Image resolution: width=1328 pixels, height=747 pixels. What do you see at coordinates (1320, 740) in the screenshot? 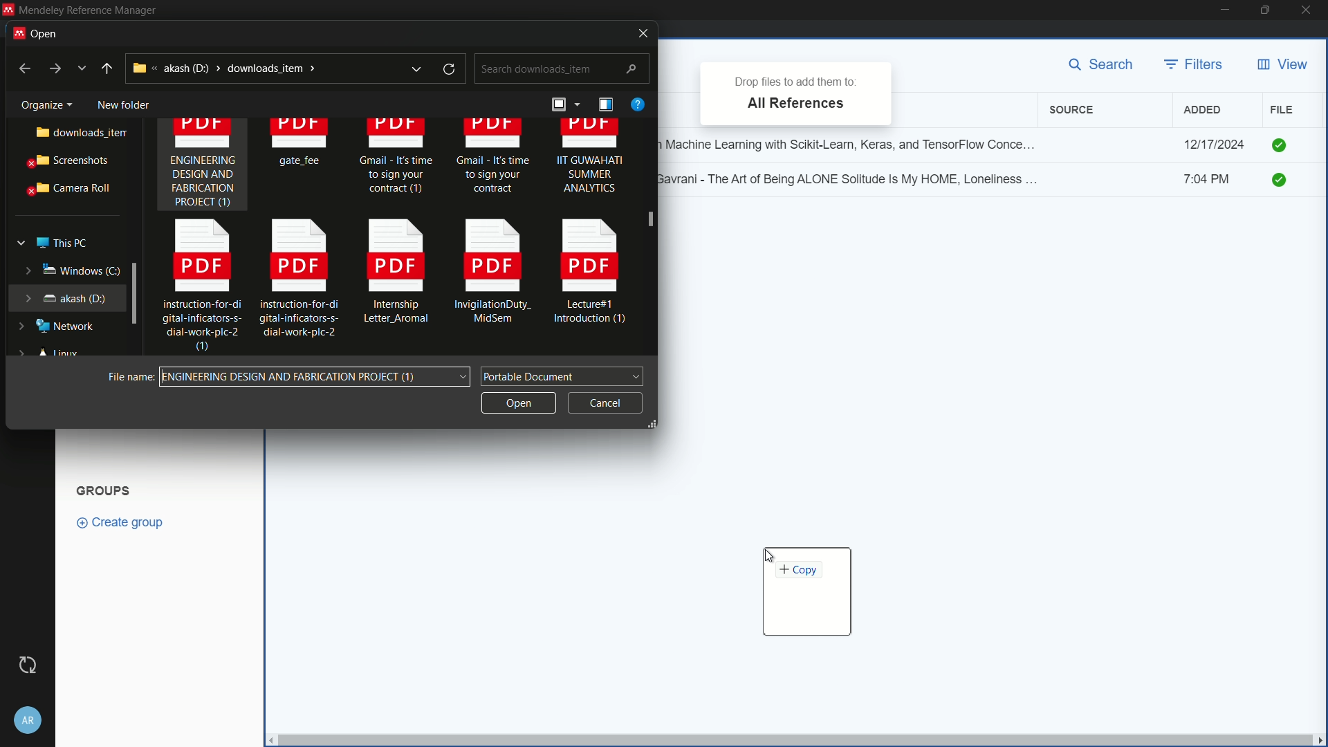
I see `scroll right` at bounding box center [1320, 740].